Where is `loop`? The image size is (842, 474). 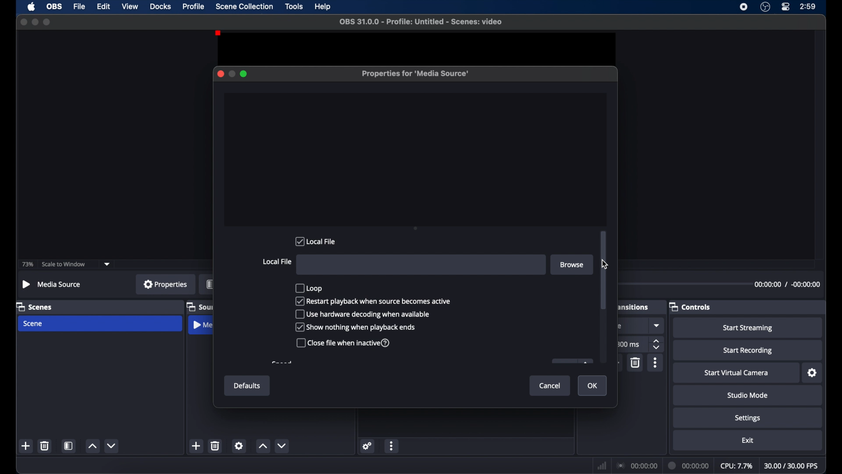 loop is located at coordinates (309, 287).